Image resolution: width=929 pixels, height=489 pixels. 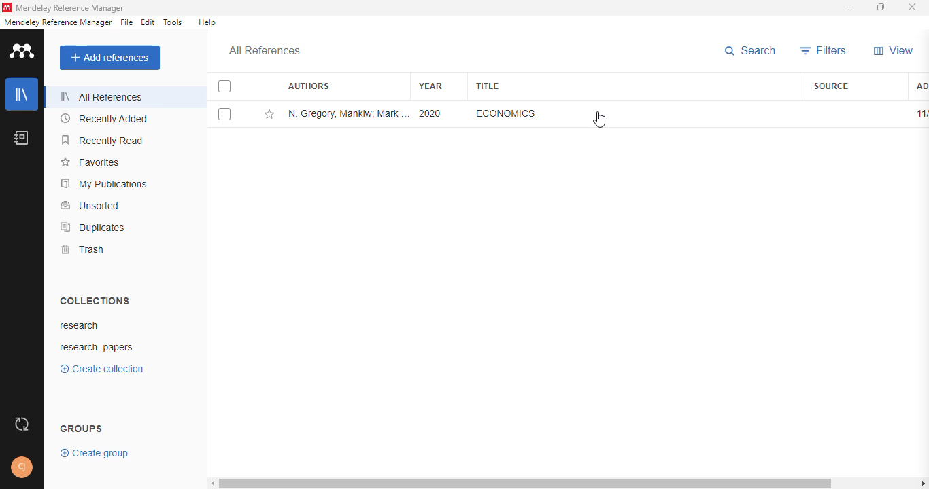 I want to click on source, so click(x=832, y=86).